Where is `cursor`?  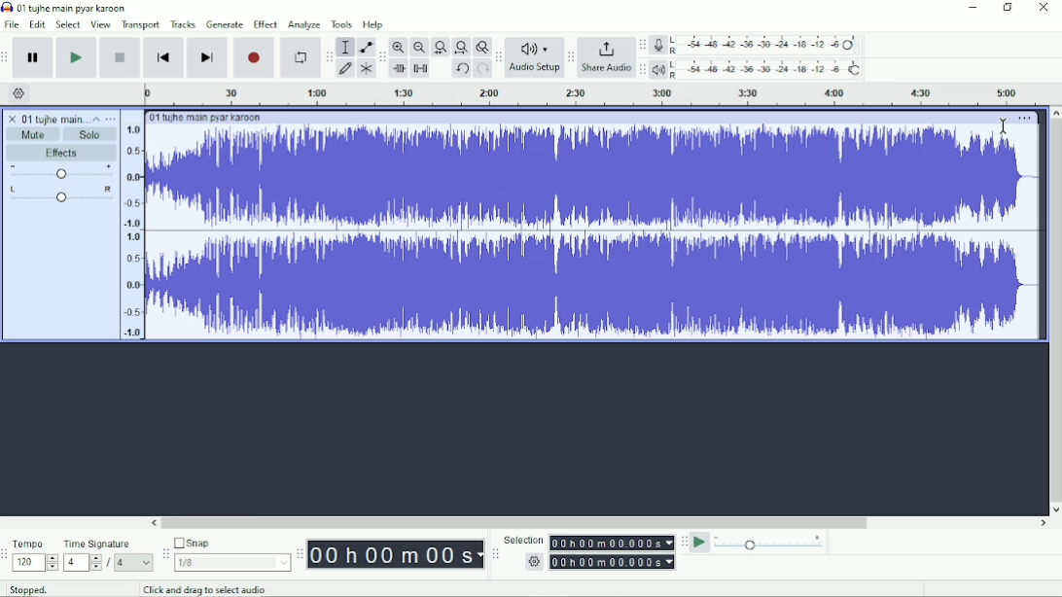 cursor is located at coordinates (1005, 125).